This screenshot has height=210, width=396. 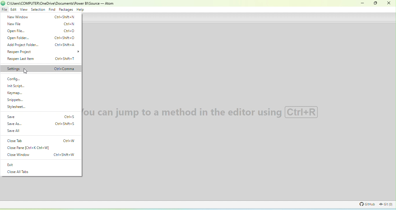 I want to click on add project folder, so click(x=42, y=45).